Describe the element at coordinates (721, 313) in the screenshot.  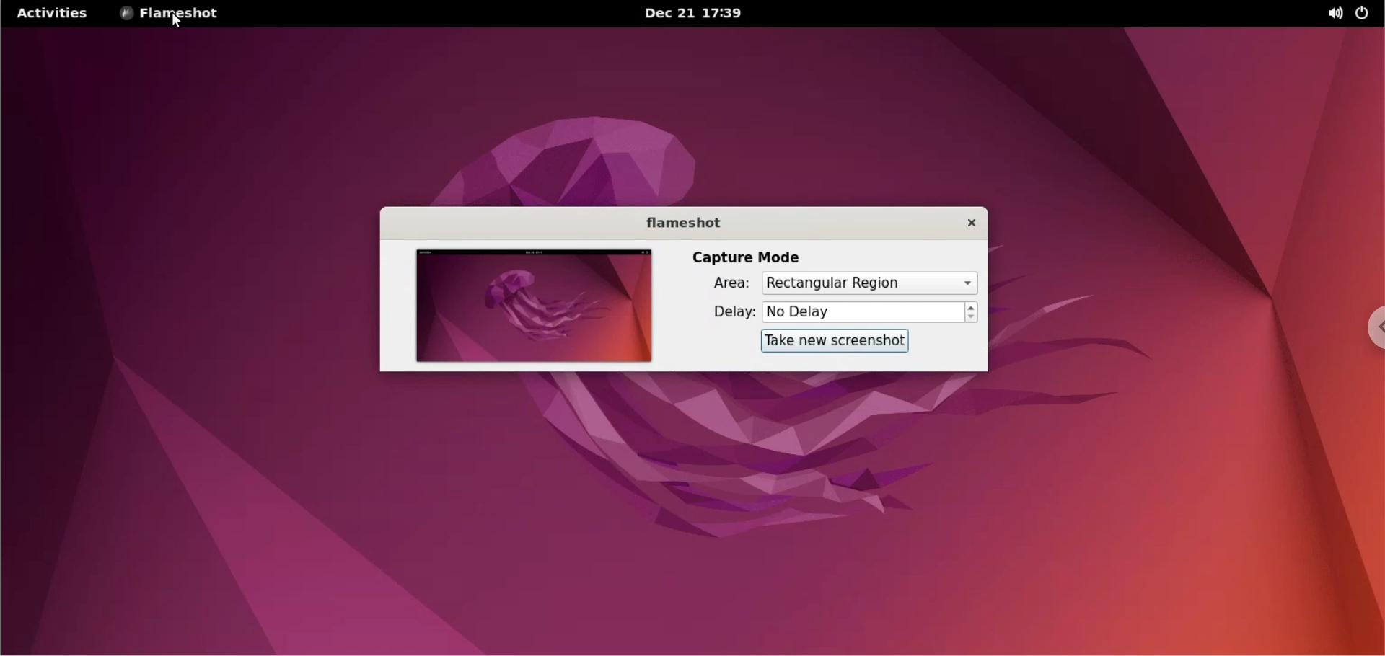
I see `delay:` at that location.